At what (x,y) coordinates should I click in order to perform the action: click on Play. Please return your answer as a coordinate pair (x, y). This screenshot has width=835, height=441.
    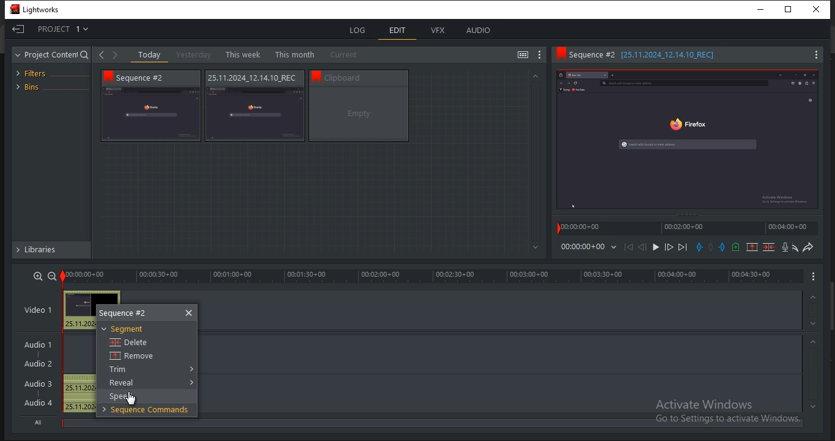
    Looking at the image, I should click on (655, 248).